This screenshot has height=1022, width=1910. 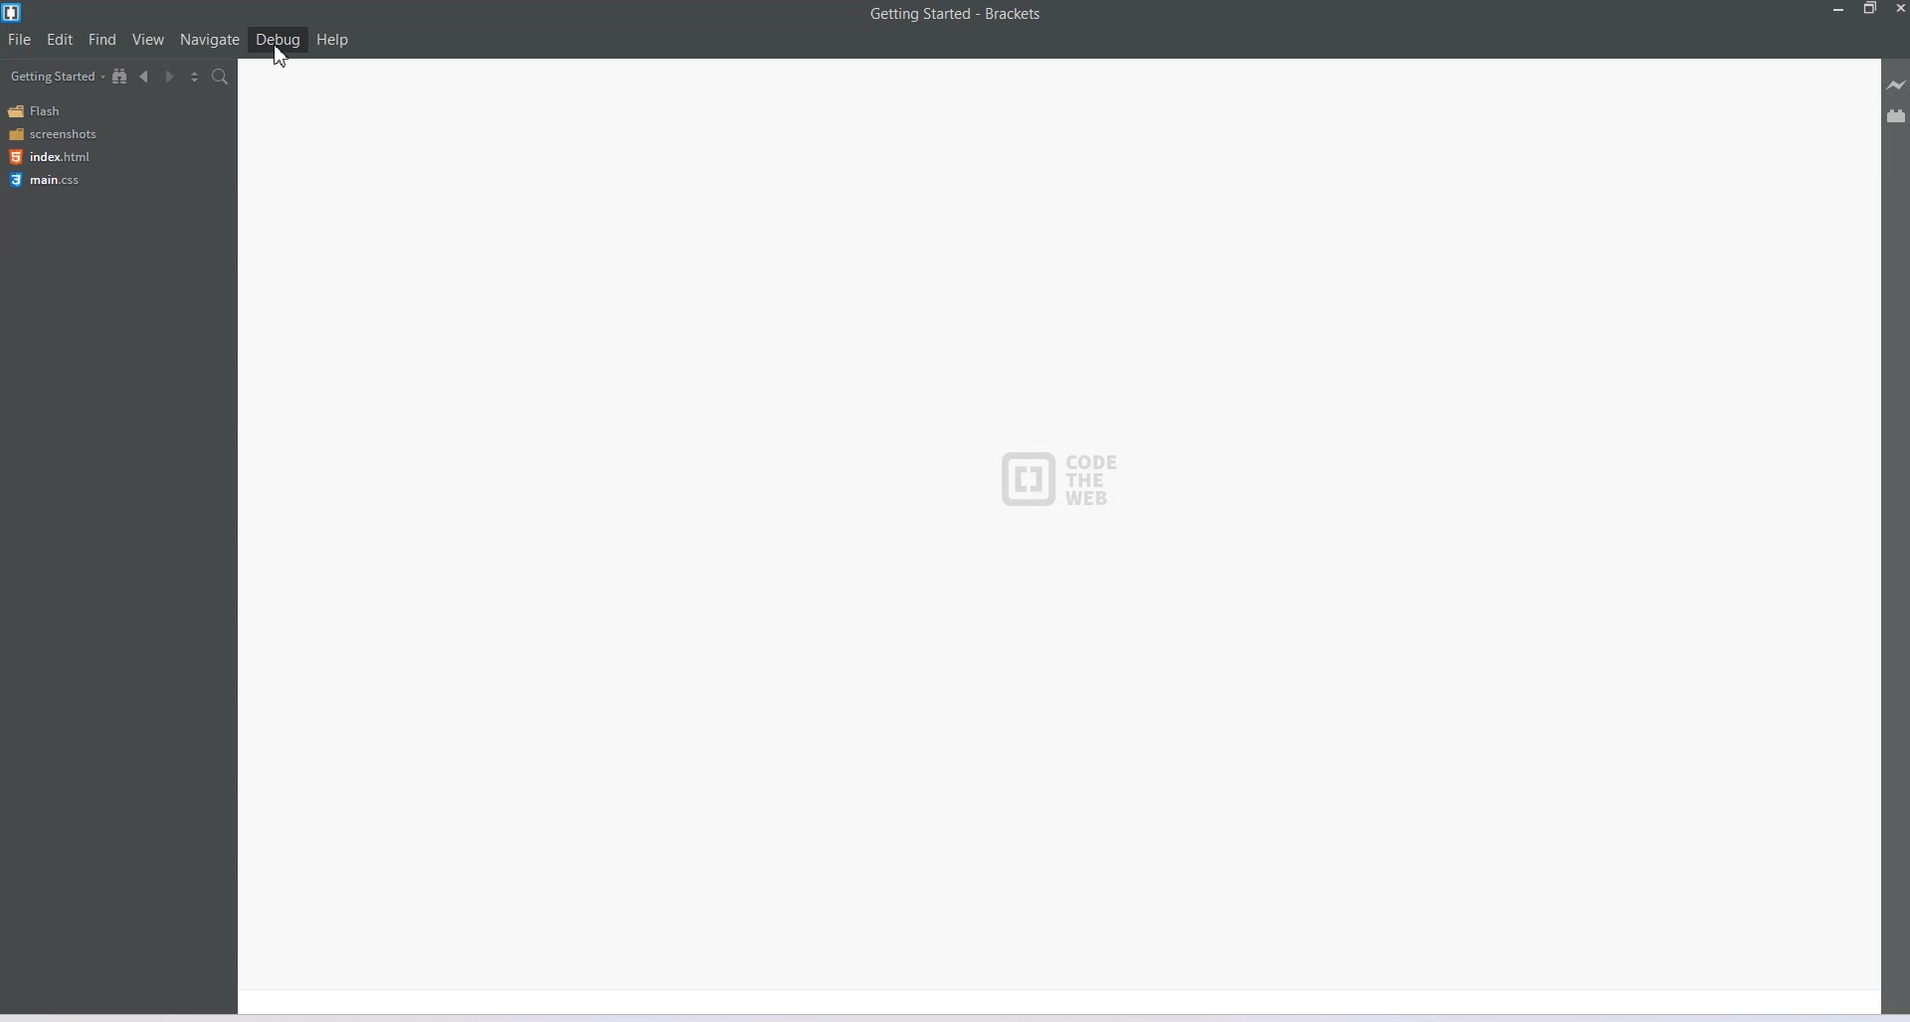 I want to click on Debug, so click(x=278, y=39).